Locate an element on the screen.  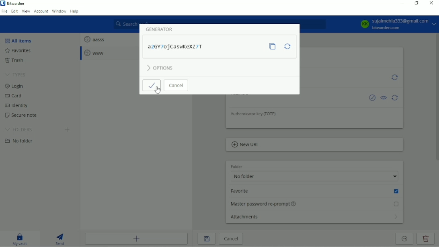
Restore down is located at coordinates (417, 4).